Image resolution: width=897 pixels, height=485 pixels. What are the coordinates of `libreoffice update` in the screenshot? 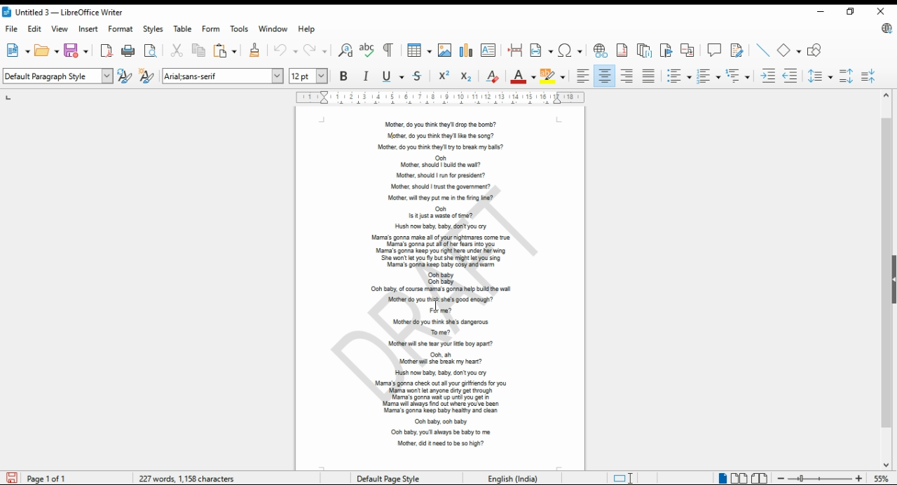 It's located at (884, 29).